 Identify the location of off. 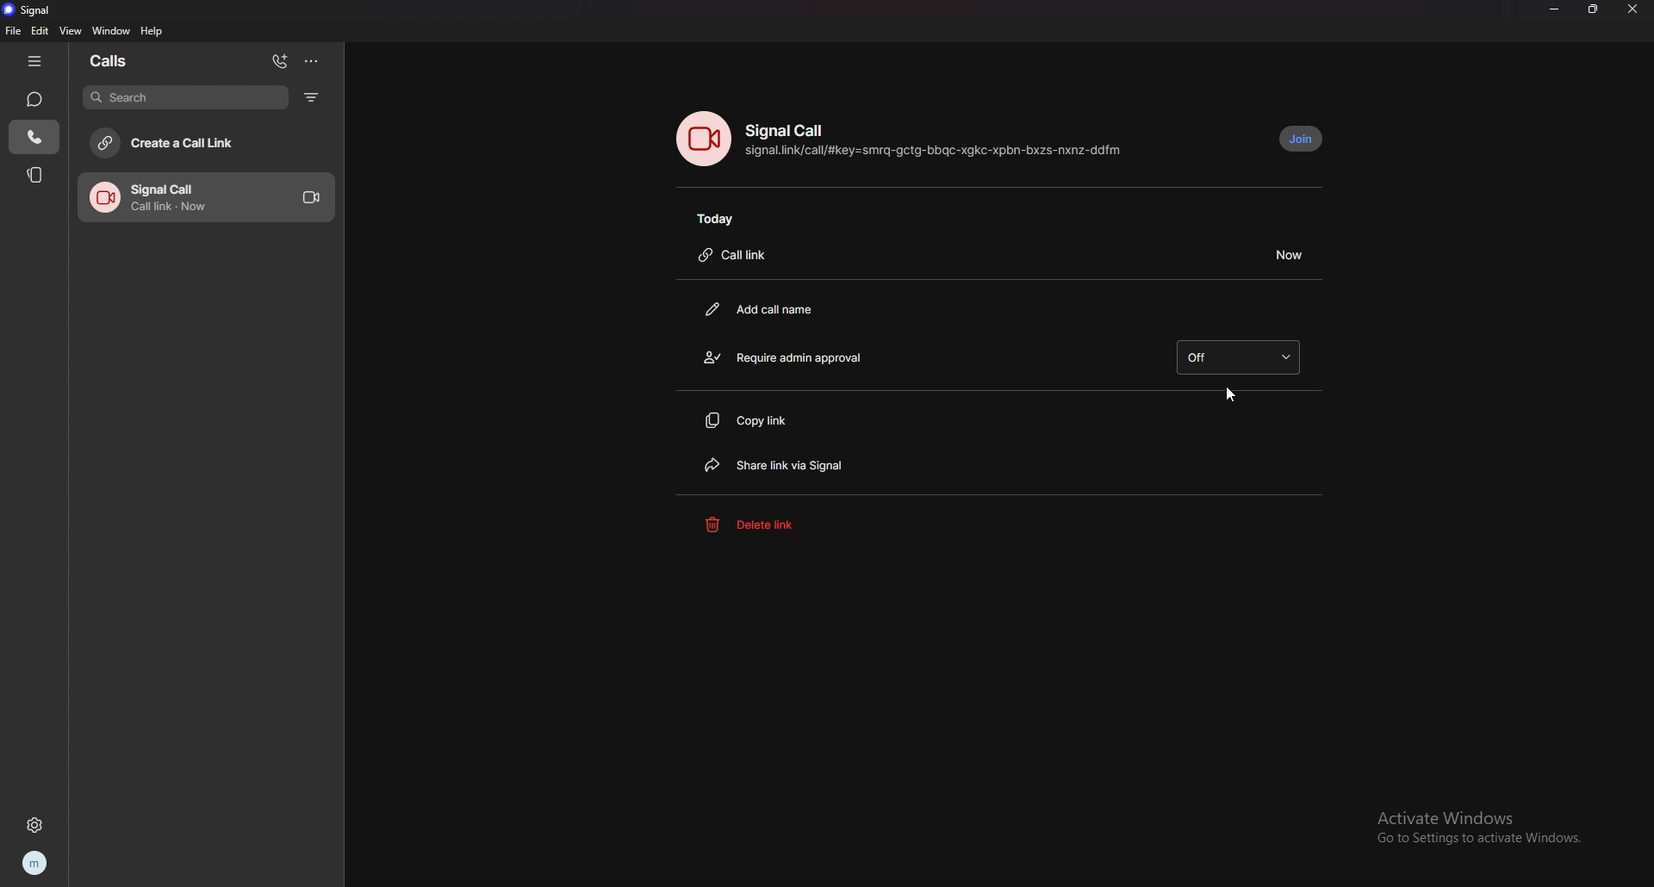
(1239, 356).